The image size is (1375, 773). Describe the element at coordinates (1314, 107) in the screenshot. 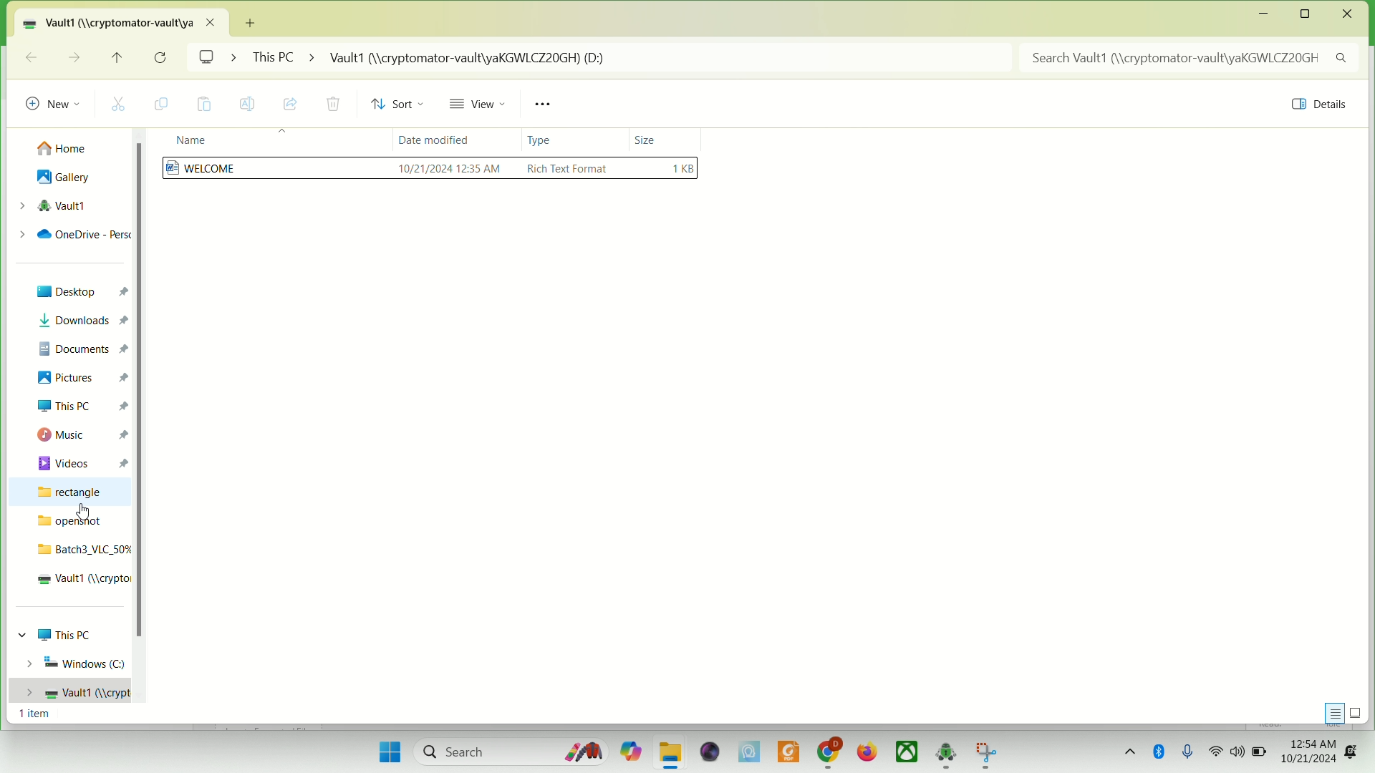

I see `details` at that location.